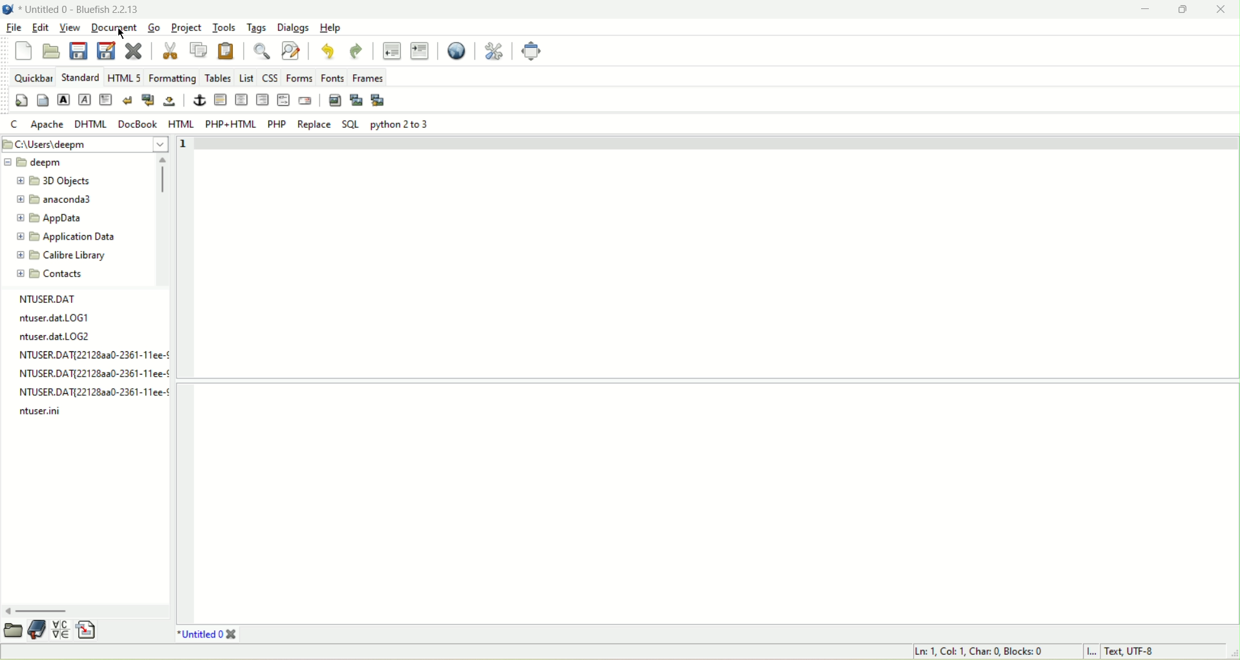 The image size is (1240, 660). What do you see at coordinates (80, 52) in the screenshot?
I see `save` at bounding box center [80, 52].